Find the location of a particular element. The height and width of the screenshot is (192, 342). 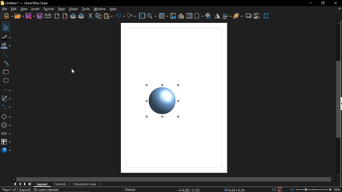

format is located at coordinates (49, 9).